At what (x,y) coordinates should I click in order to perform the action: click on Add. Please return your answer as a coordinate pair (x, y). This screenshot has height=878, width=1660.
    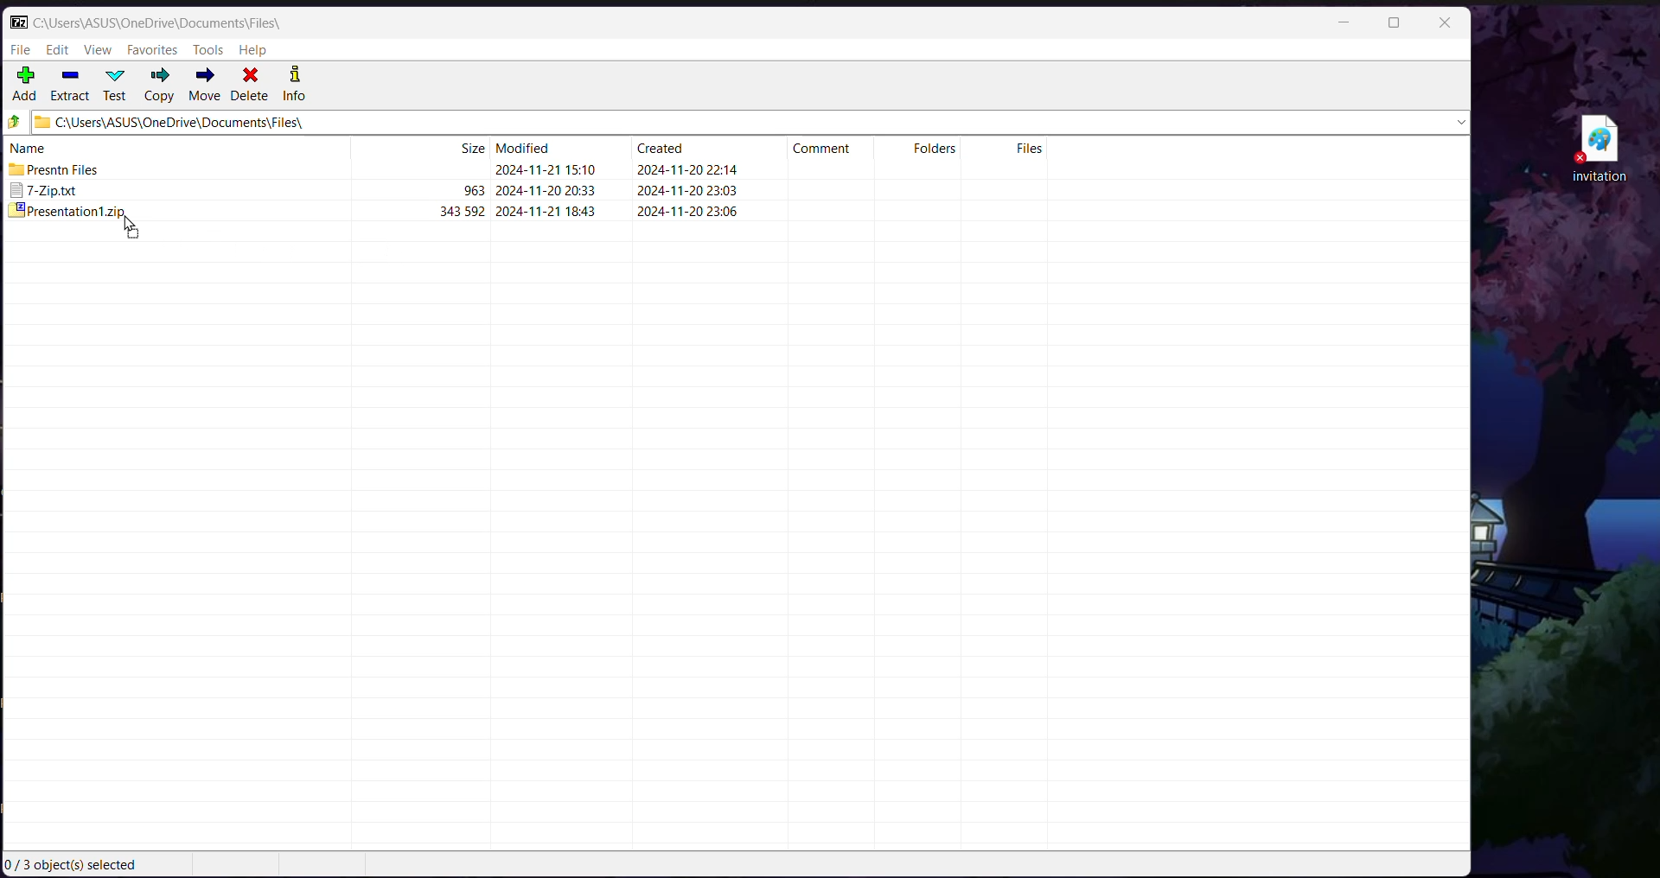
    Looking at the image, I should click on (26, 86).